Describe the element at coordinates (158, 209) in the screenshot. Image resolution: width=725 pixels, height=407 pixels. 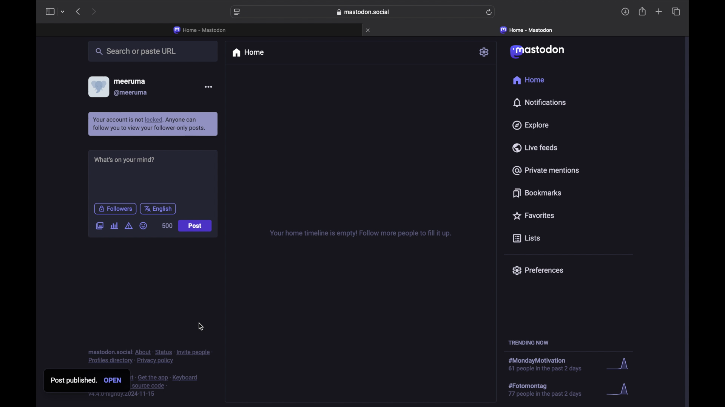
I see `english` at that location.